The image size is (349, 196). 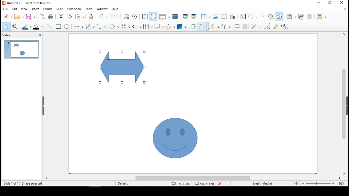 I want to click on ellipse, so click(x=67, y=27).